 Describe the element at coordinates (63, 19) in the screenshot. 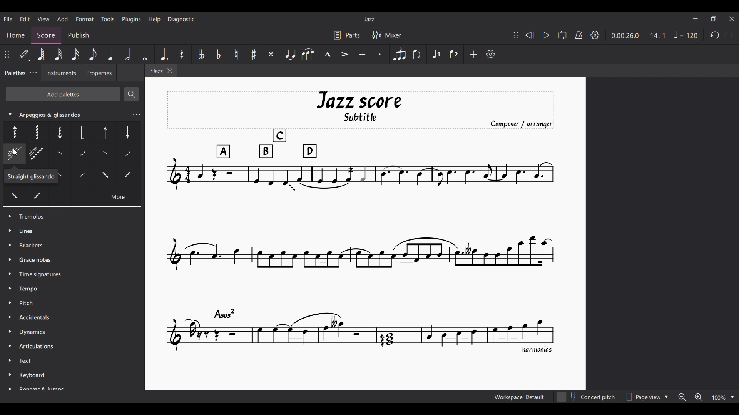

I see `Add menu` at that location.